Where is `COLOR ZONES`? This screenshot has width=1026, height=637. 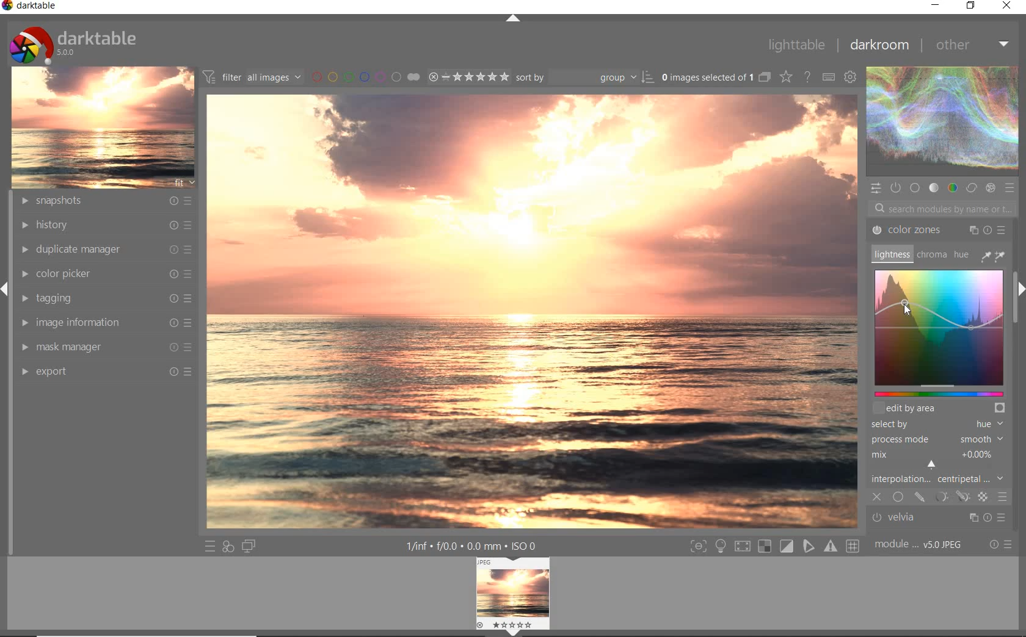
COLOR ZONES is located at coordinates (939, 230).